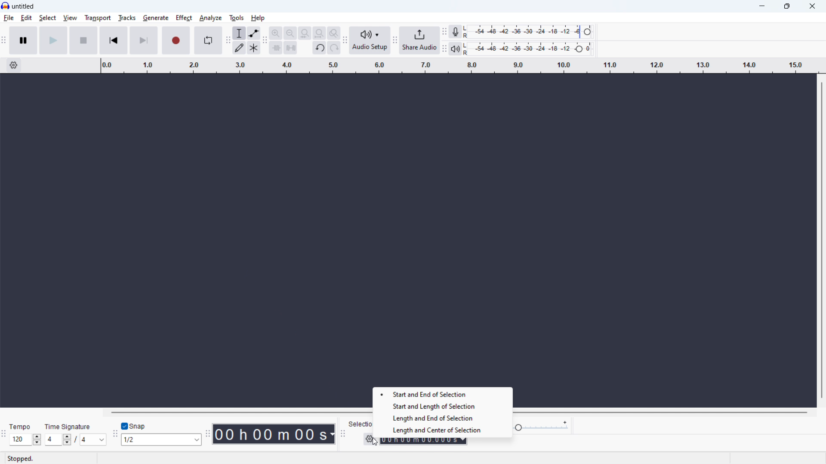 The image size is (826, 464). I want to click on select, so click(48, 18).